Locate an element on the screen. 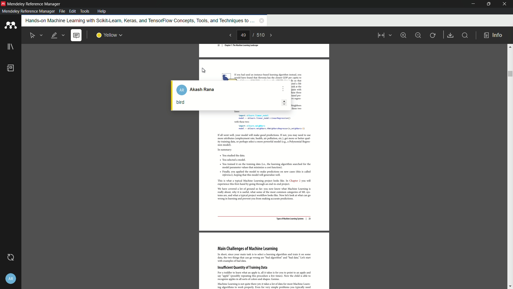  zoom out is located at coordinates (418, 35).